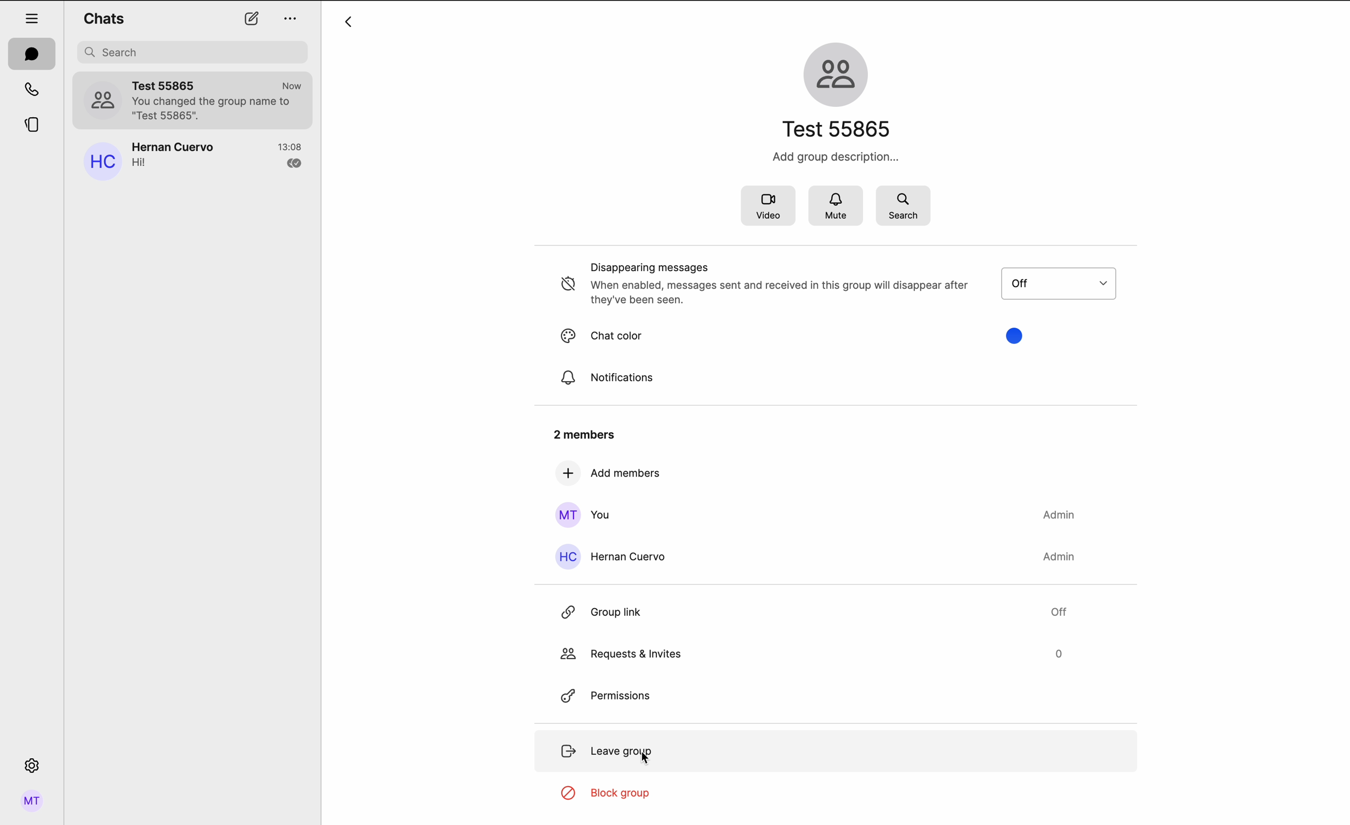 The width and height of the screenshot is (1350, 825). Describe the element at coordinates (33, 801) in the screenshot. I see `profile` at that location.